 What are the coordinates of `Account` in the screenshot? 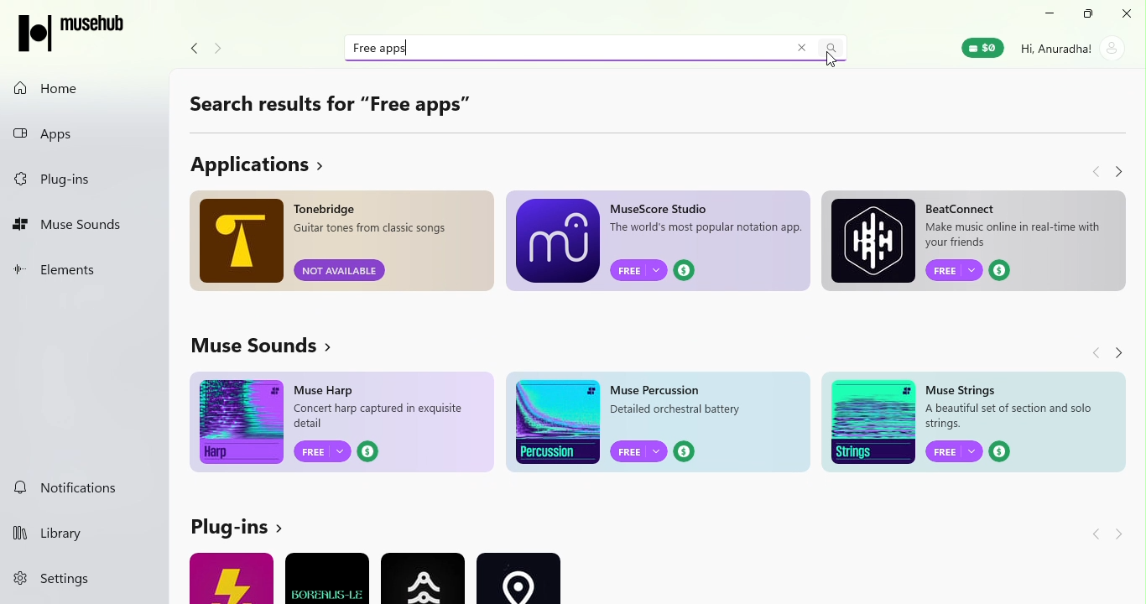 It's located at (1073, 47).